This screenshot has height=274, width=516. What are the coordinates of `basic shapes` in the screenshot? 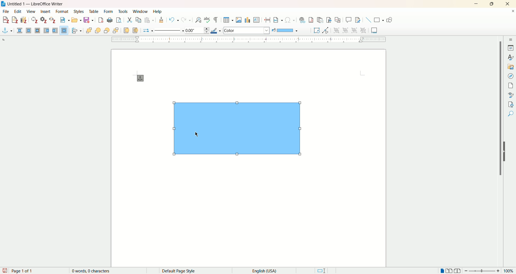 It's located at (379, 20).